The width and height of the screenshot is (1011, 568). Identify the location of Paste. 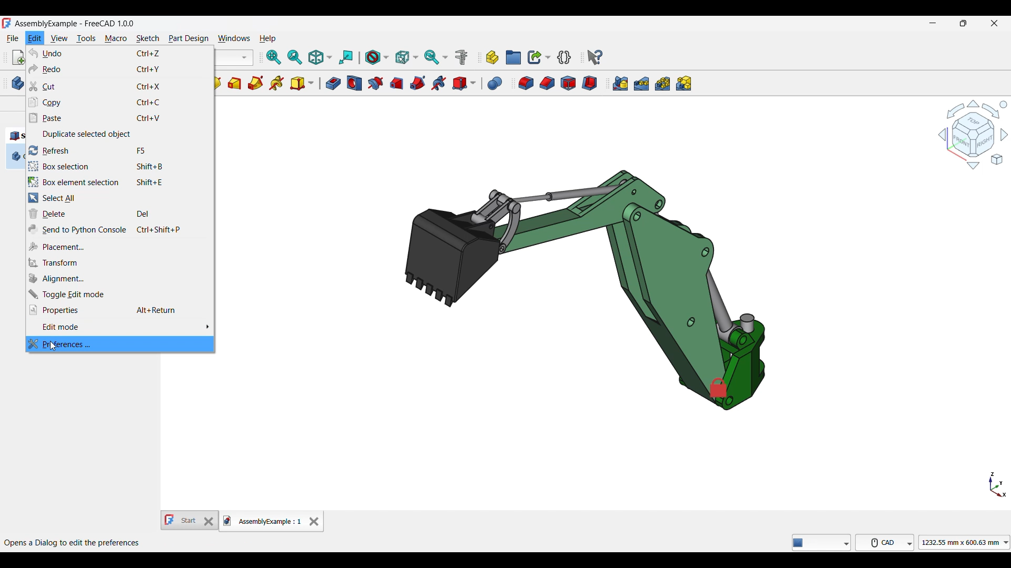
(120, 118).